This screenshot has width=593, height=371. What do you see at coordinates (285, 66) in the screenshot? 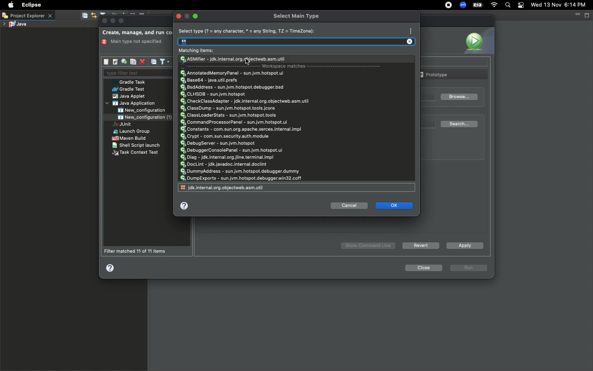
I see `Workspace matches` at bounding box center [285, 66].